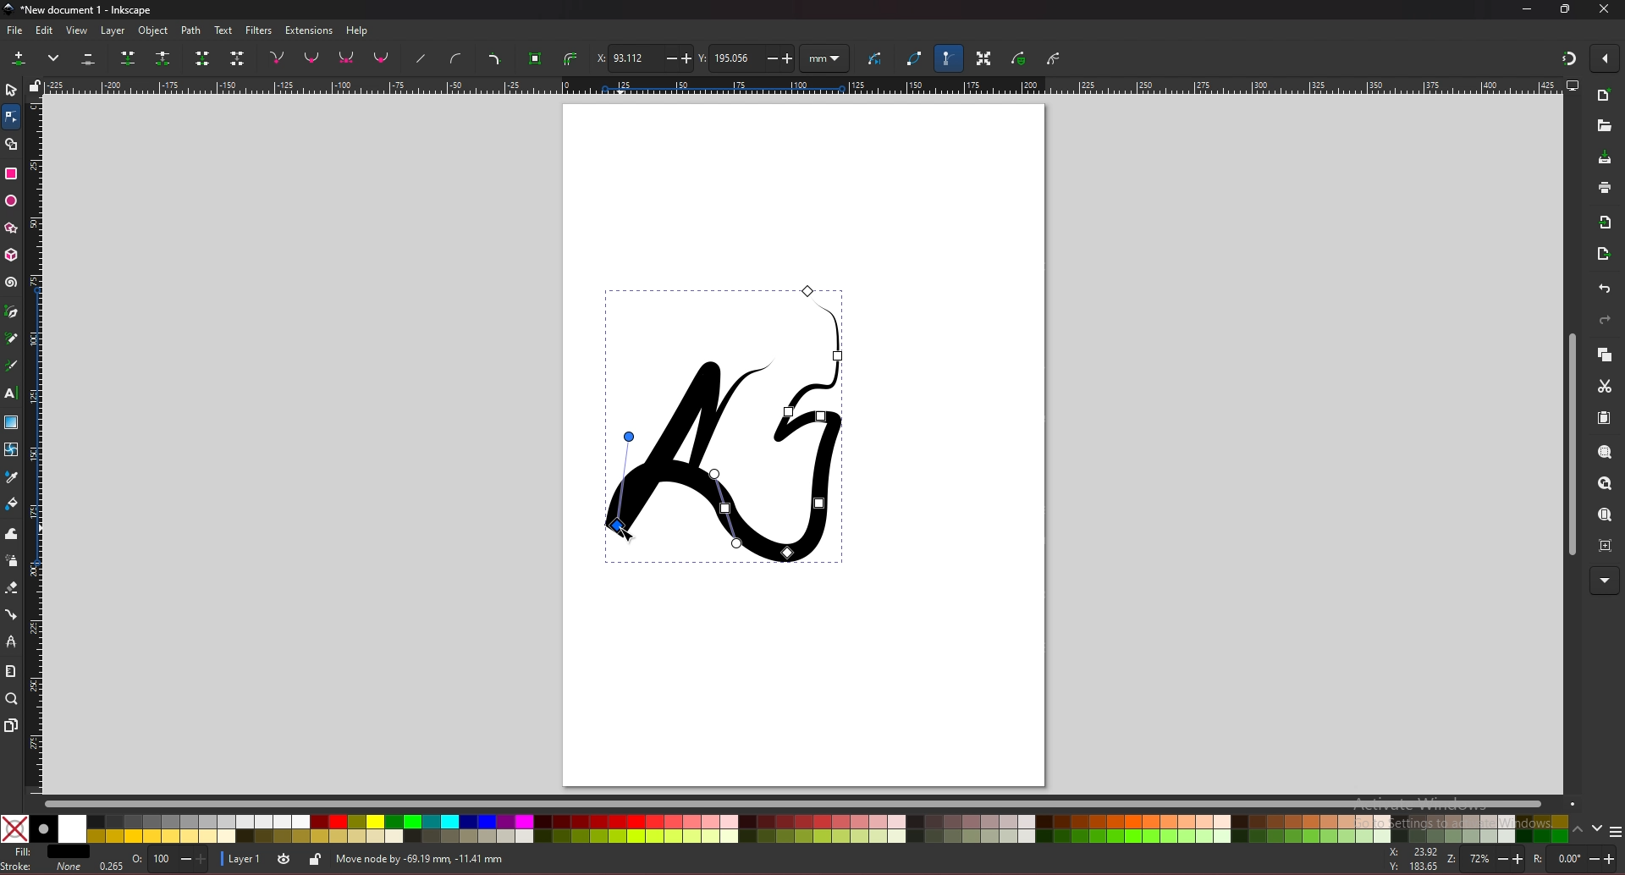 The width and height of the screenshot is (1625, 875). I want to click on zoom, so click(1484, 859).